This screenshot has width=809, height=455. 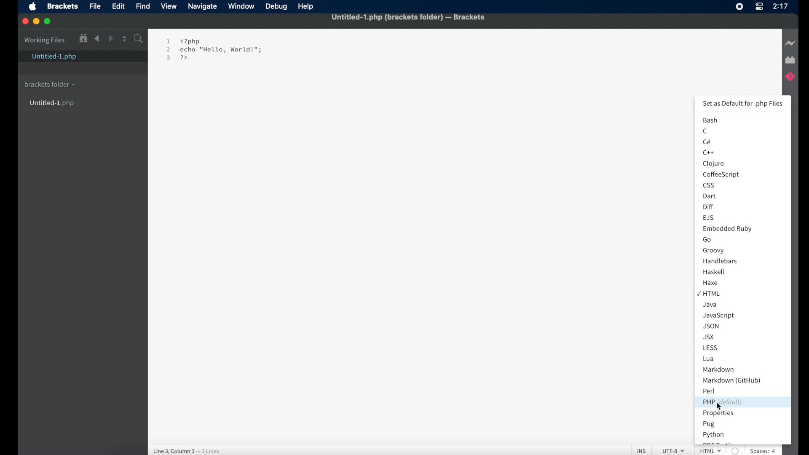 What do you see at coordinates (742, 402) in the screenshot?
I see `php highlighted` at bounding box center [742, 402].